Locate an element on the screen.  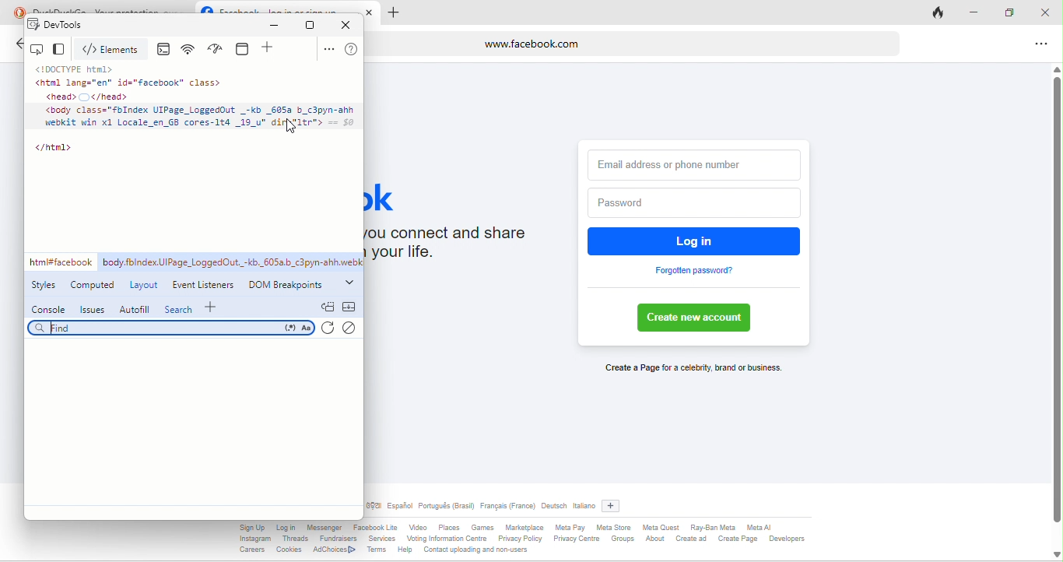
close tab and clear data is located at coordinates (940, 12).